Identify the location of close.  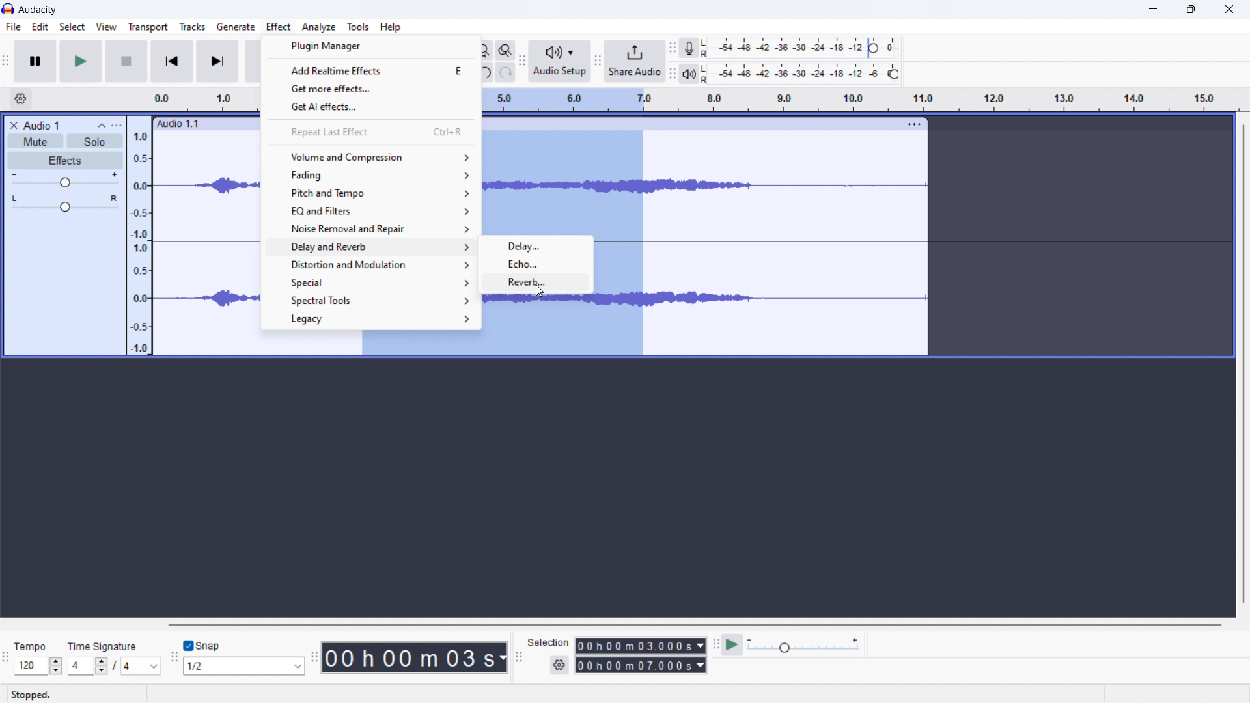
(1230, 10).